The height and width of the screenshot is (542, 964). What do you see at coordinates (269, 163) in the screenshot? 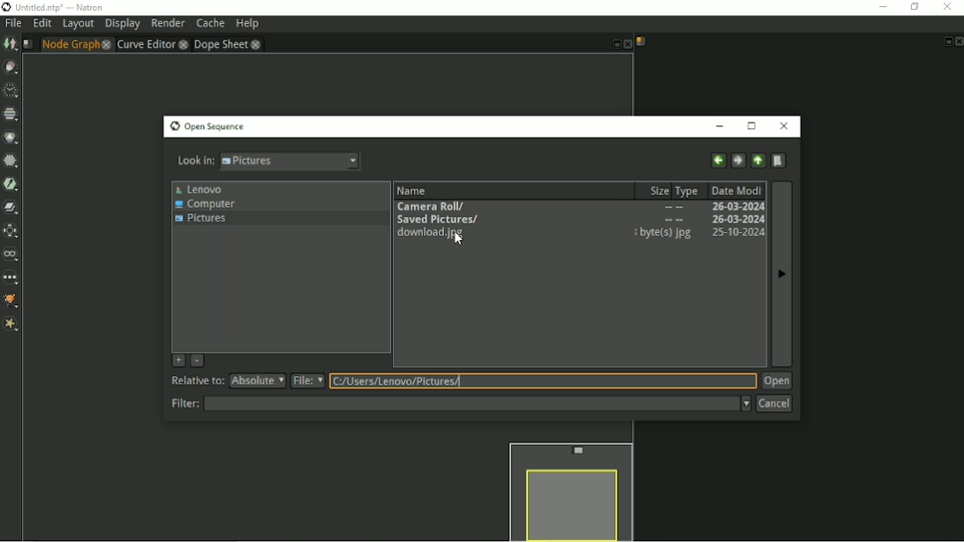
I see `Look in` at bounding box center [269, 163].